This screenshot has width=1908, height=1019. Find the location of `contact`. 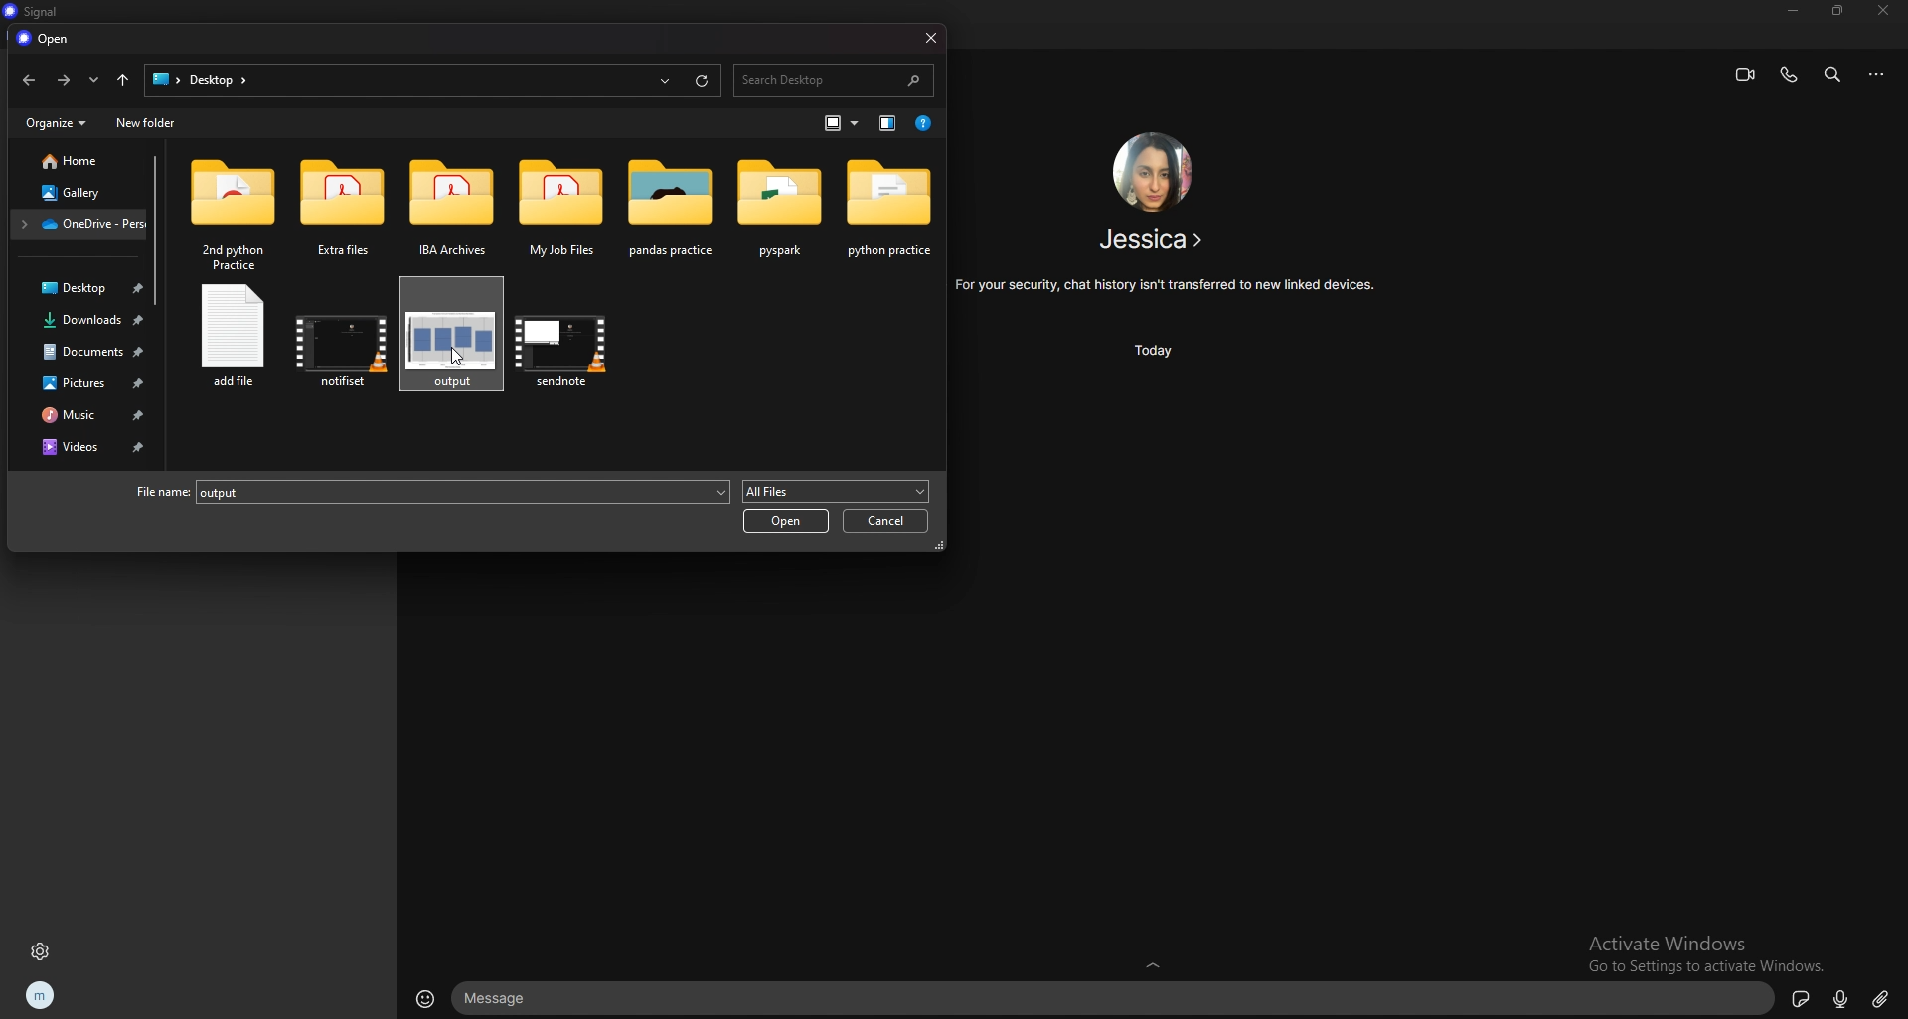

contact is located at coordinates (1154, 239).